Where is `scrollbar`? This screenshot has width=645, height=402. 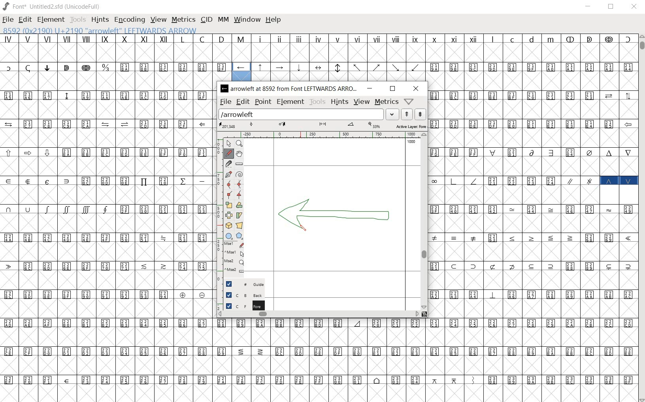 scrollbar is located at coordinates (424, 221).